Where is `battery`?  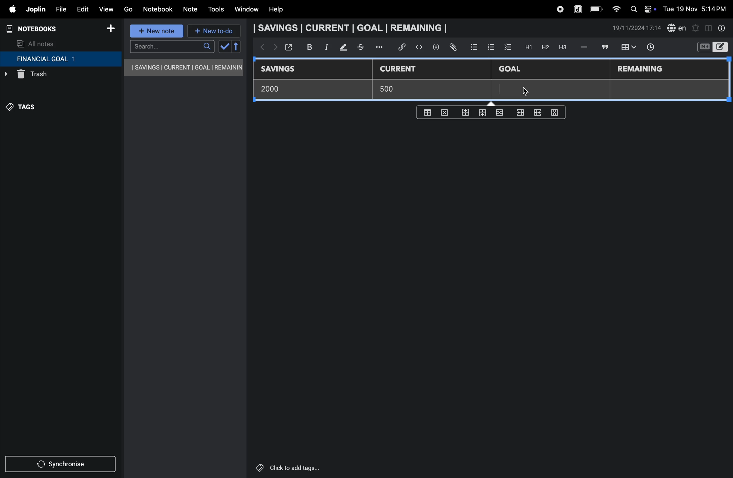 battery is located at coordinates (597, 9).